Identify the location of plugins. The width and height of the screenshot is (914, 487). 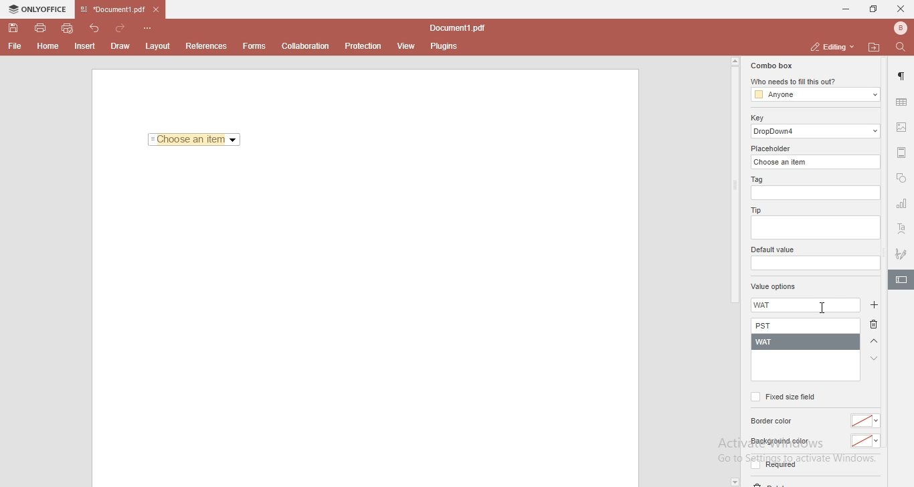
(444, 47).